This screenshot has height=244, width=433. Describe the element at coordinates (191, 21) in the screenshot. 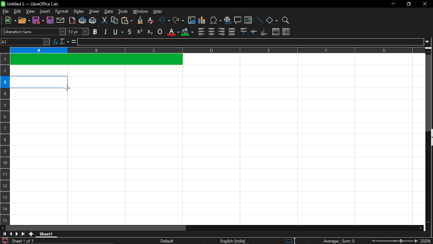

I see `insert image` at that location.